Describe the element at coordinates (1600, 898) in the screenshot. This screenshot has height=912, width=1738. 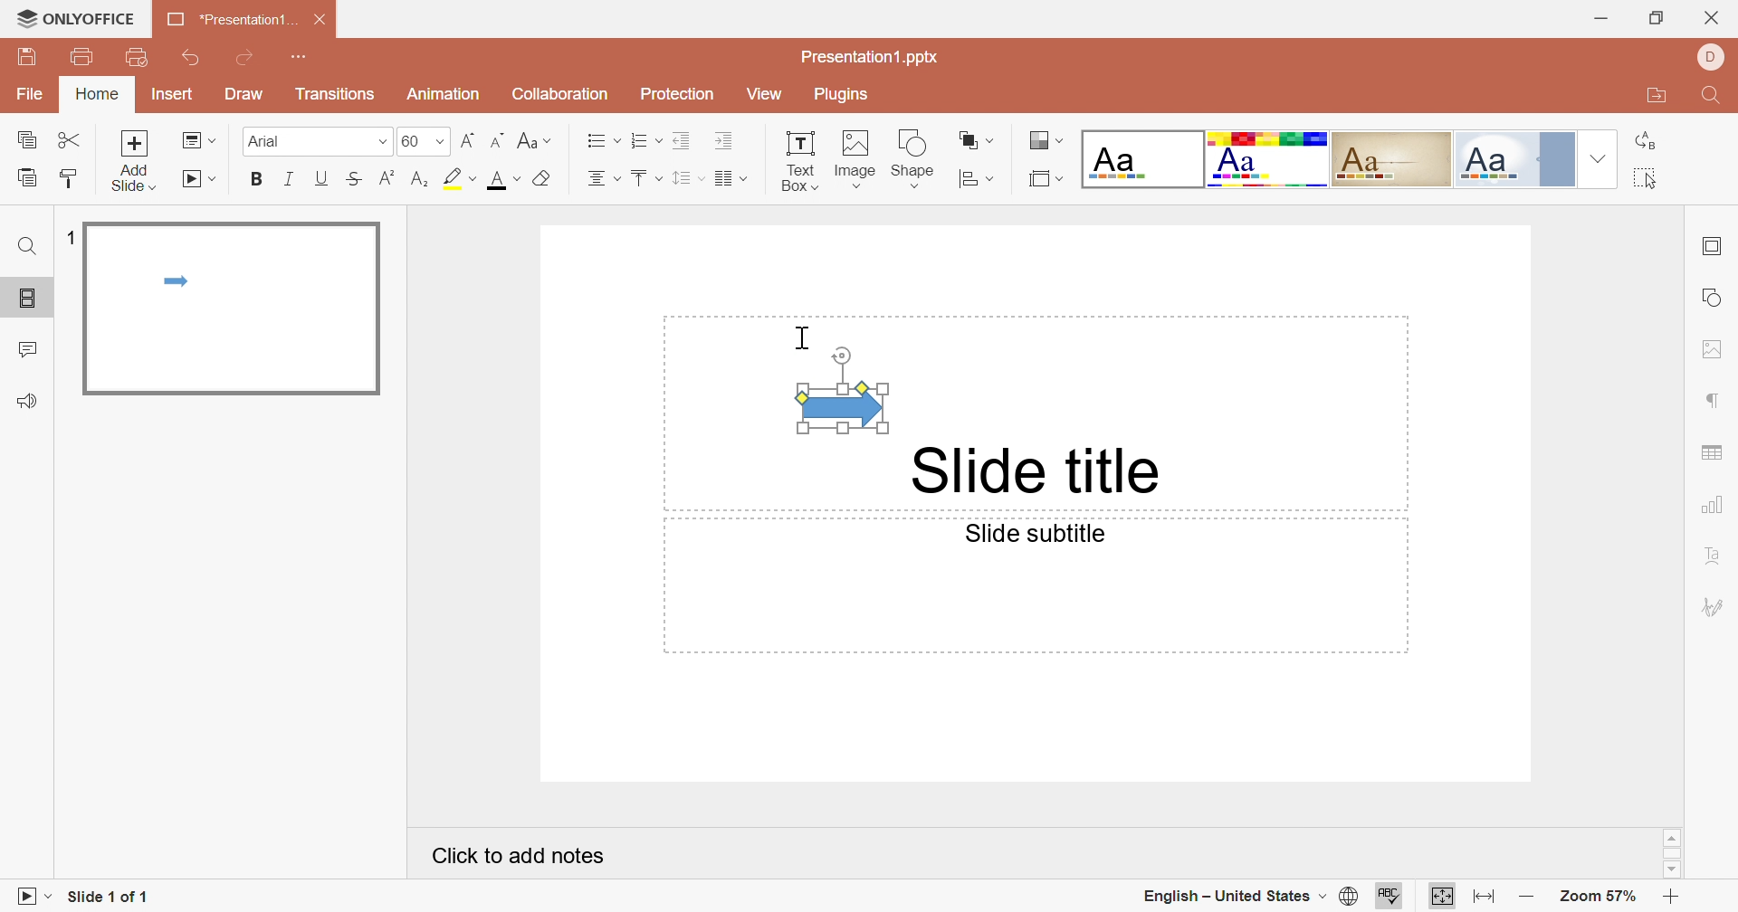
I see `Zoom 57%` at that location.